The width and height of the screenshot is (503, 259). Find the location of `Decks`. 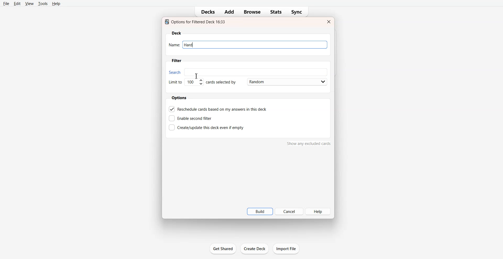

Decks is located at coordinates (206, 12).